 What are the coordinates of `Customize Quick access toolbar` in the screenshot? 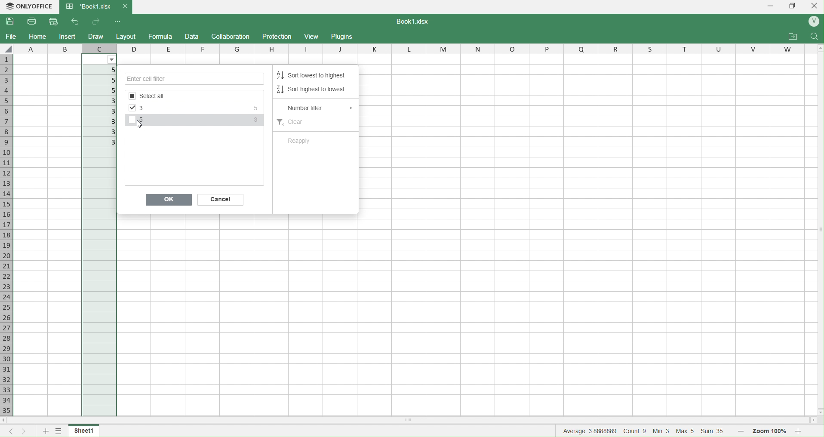 It's located at (118, 22).